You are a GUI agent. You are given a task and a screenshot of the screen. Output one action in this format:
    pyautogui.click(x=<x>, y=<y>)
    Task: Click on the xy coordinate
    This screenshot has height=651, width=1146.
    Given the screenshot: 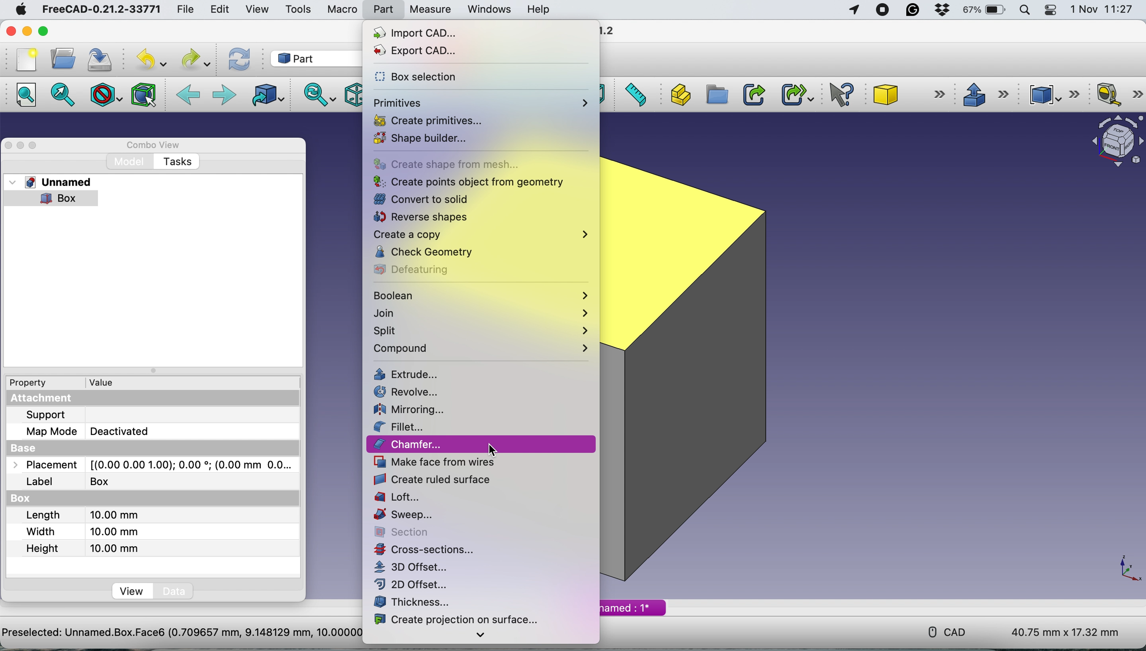 What is the action you would take?
    pyautogui.click(x=1126, y=566)
    